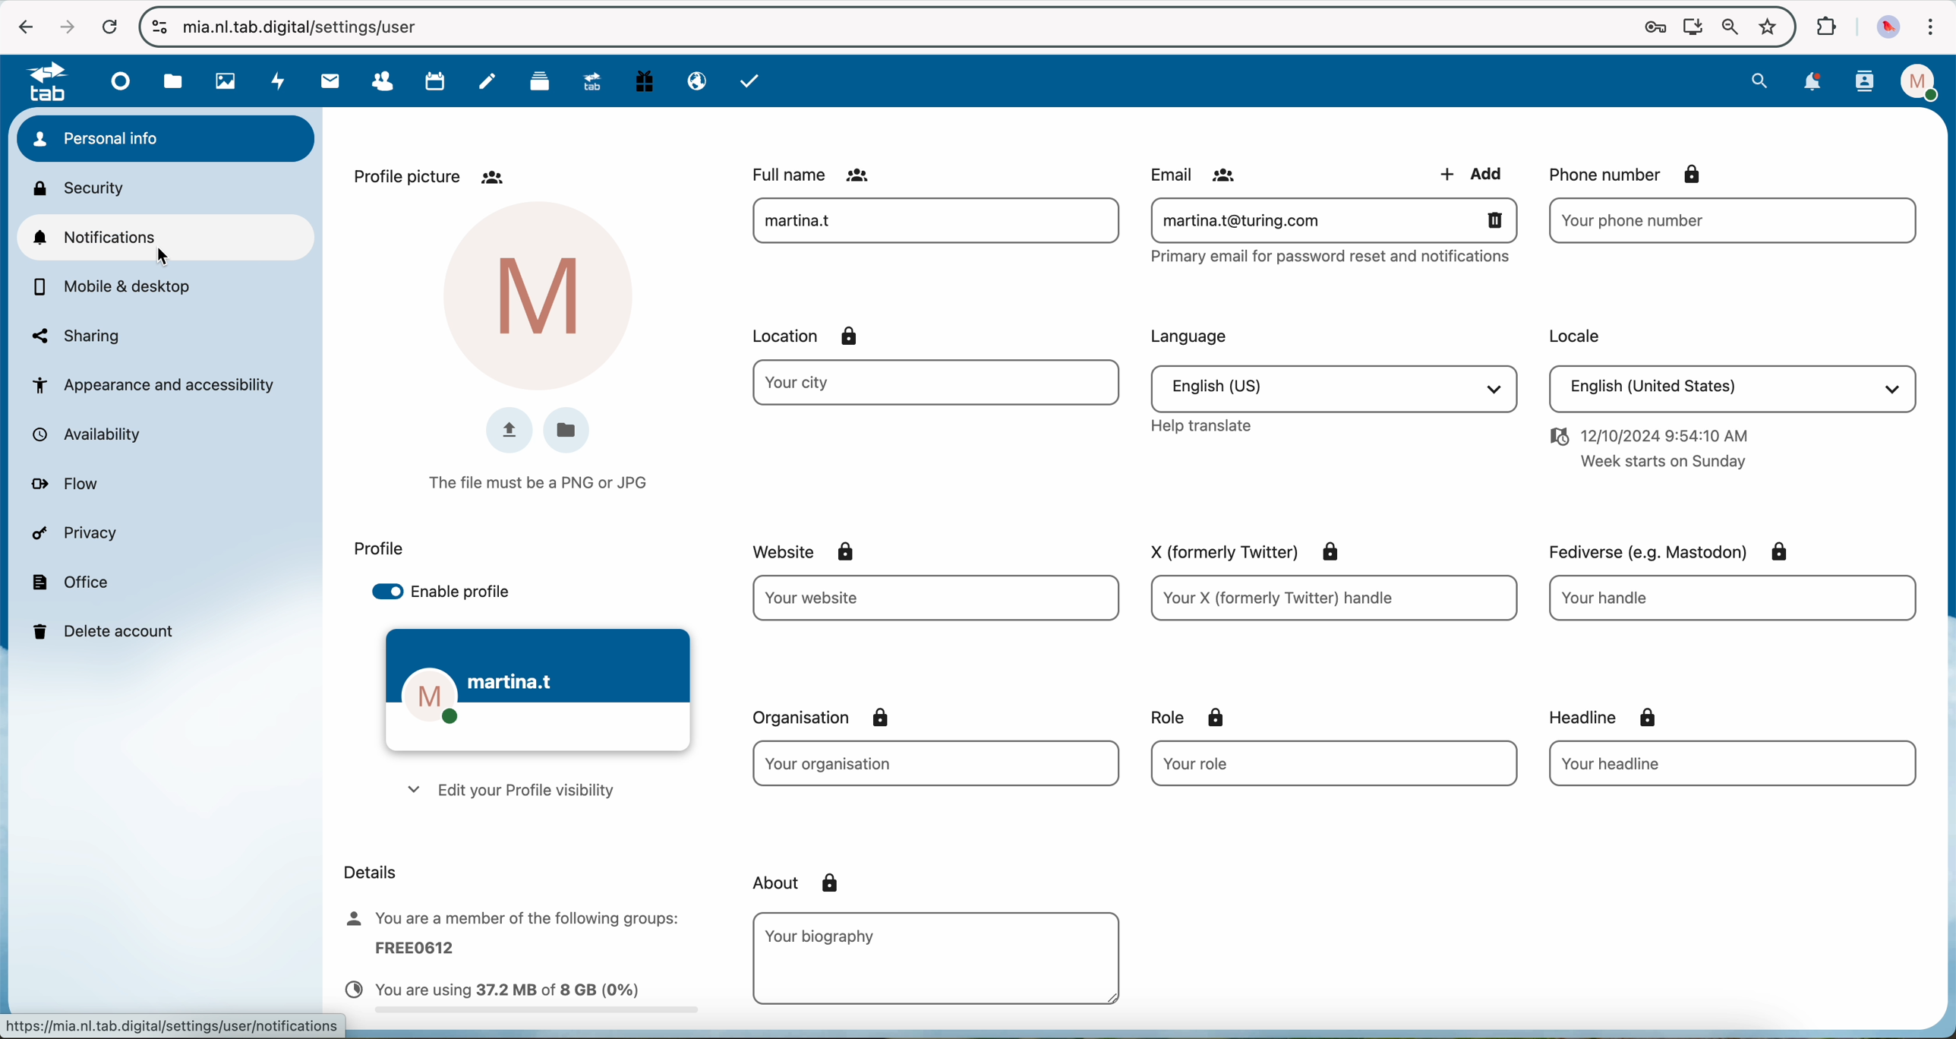  What do you see at coordinates (808, 551) in the screenshot?
I see `website` at bounding box center [808, 551].